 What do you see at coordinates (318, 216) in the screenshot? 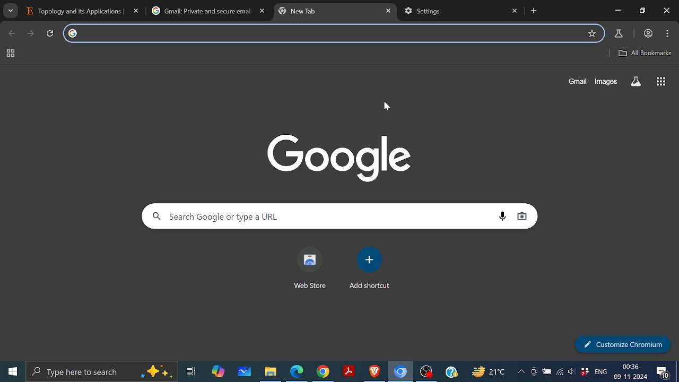
I see `Search Google or type a URL` at bounding box center [318, 216].